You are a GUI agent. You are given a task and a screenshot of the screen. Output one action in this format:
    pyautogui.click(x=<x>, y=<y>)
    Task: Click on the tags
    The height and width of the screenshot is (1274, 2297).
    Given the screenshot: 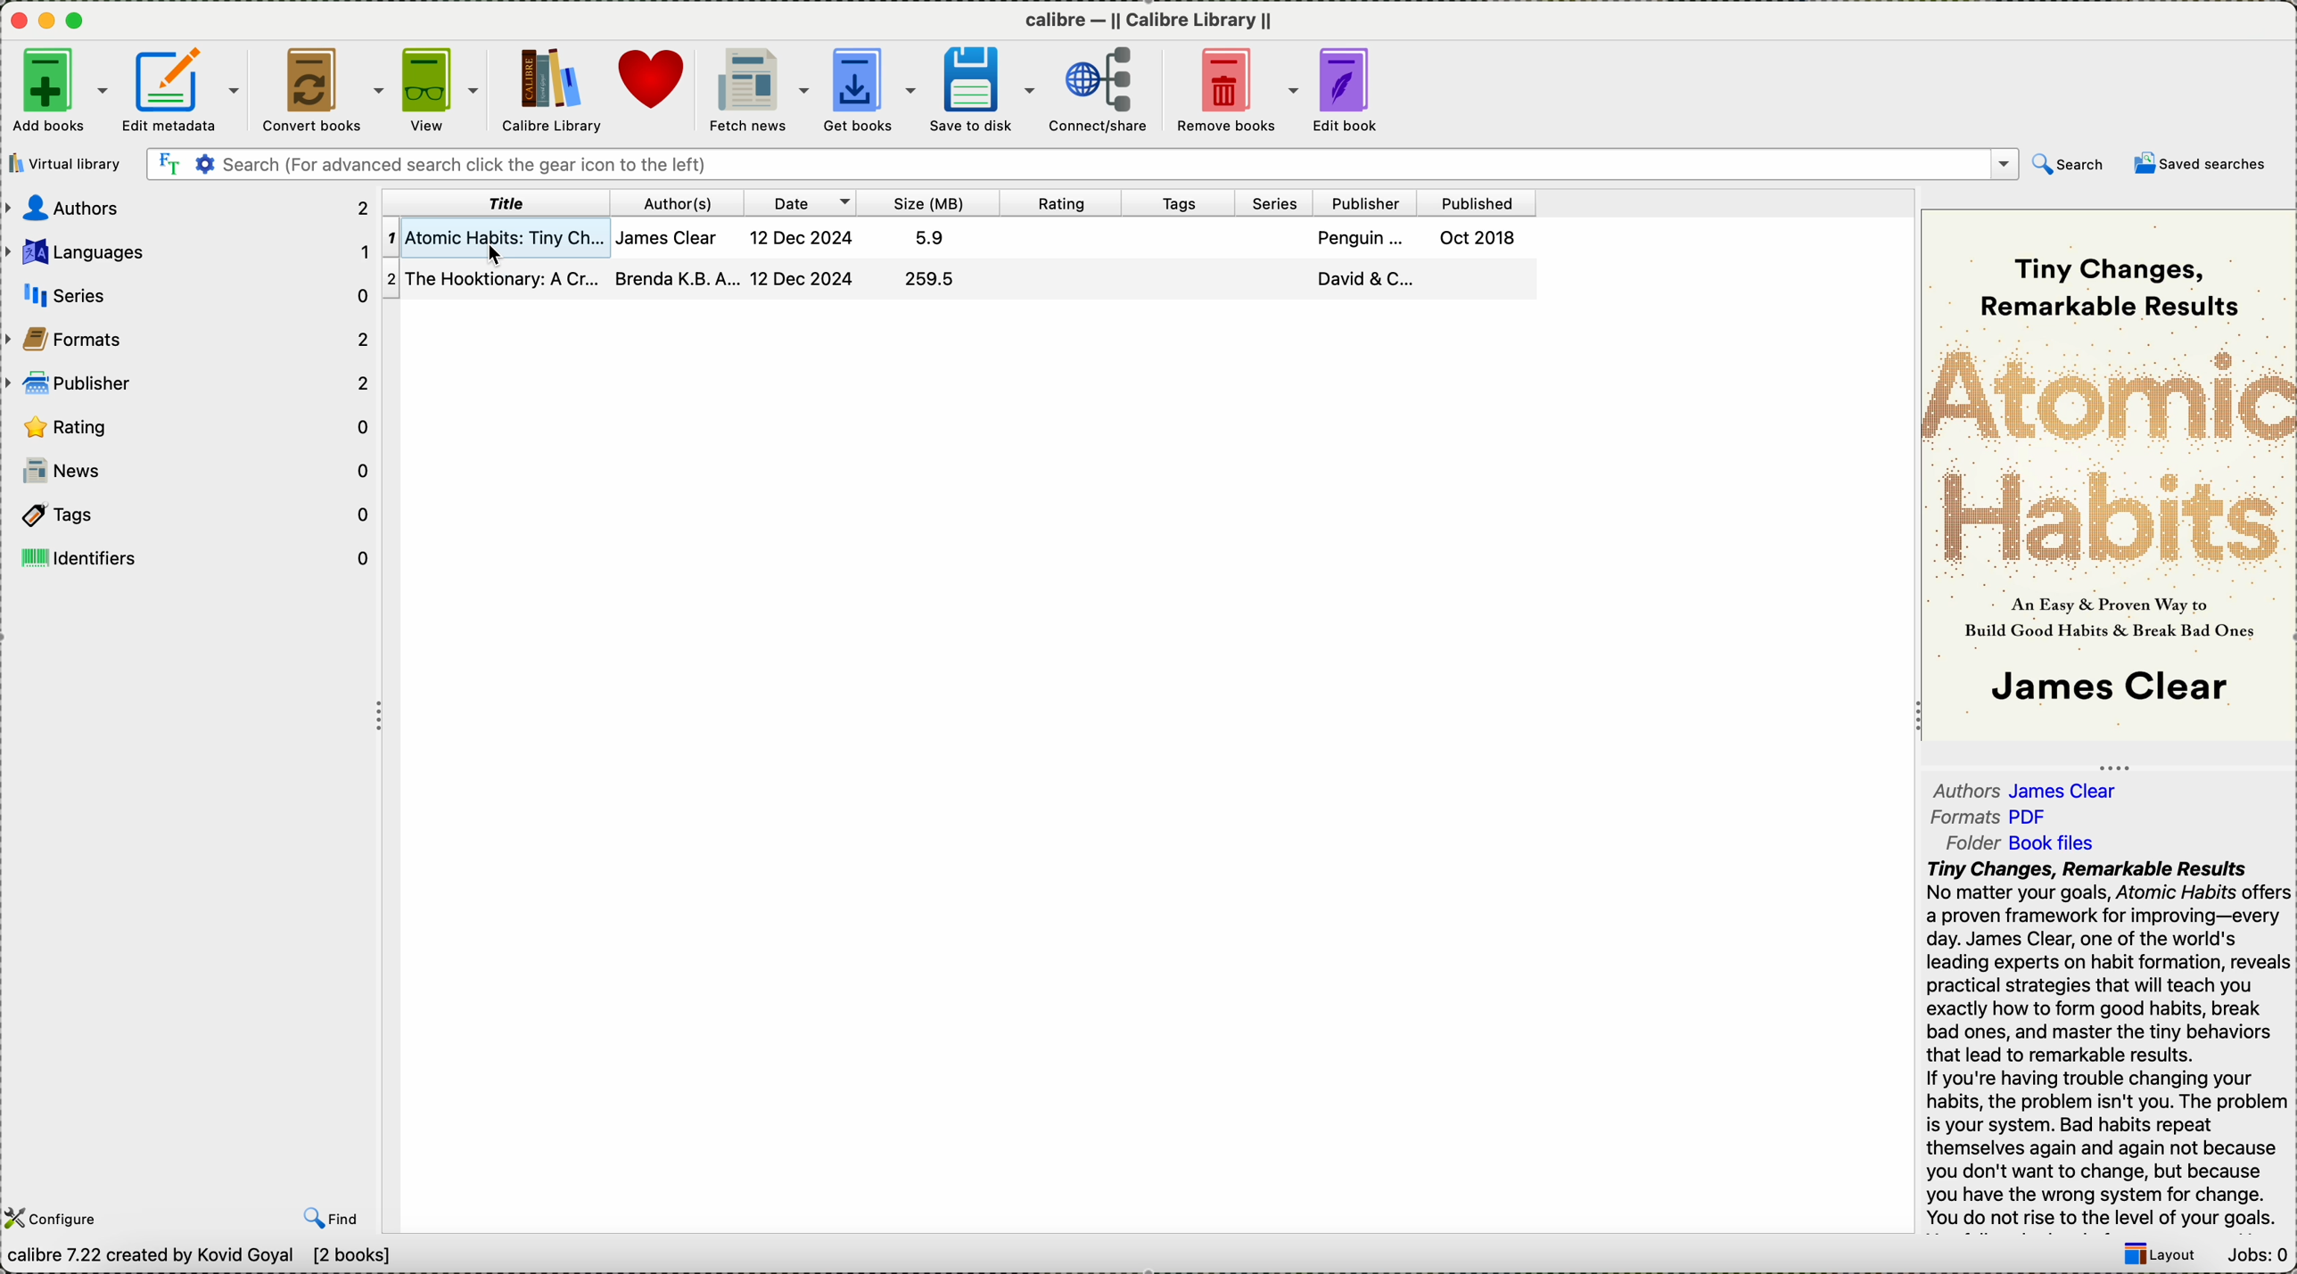 What is the action you would take?
    pyautogui.click(x=189, y=513)
    